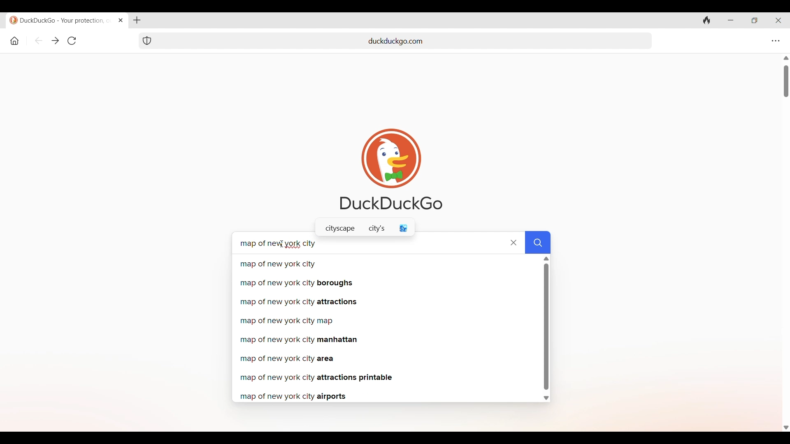 This screenshot has height=444, width=790. Describe the element at coordinates (786, 58) in the screenshot. I see `Quick slide to the top` at that location.